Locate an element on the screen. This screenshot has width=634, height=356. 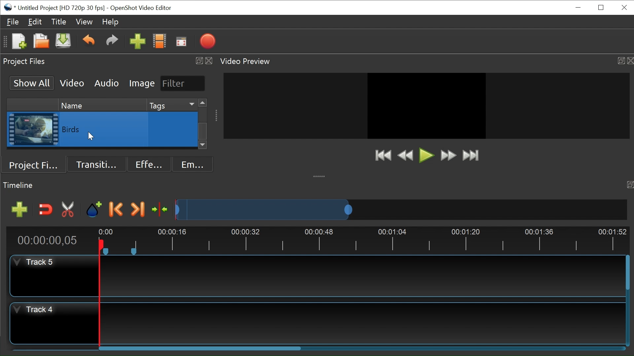
Razor is located at coordinates (68, 210).